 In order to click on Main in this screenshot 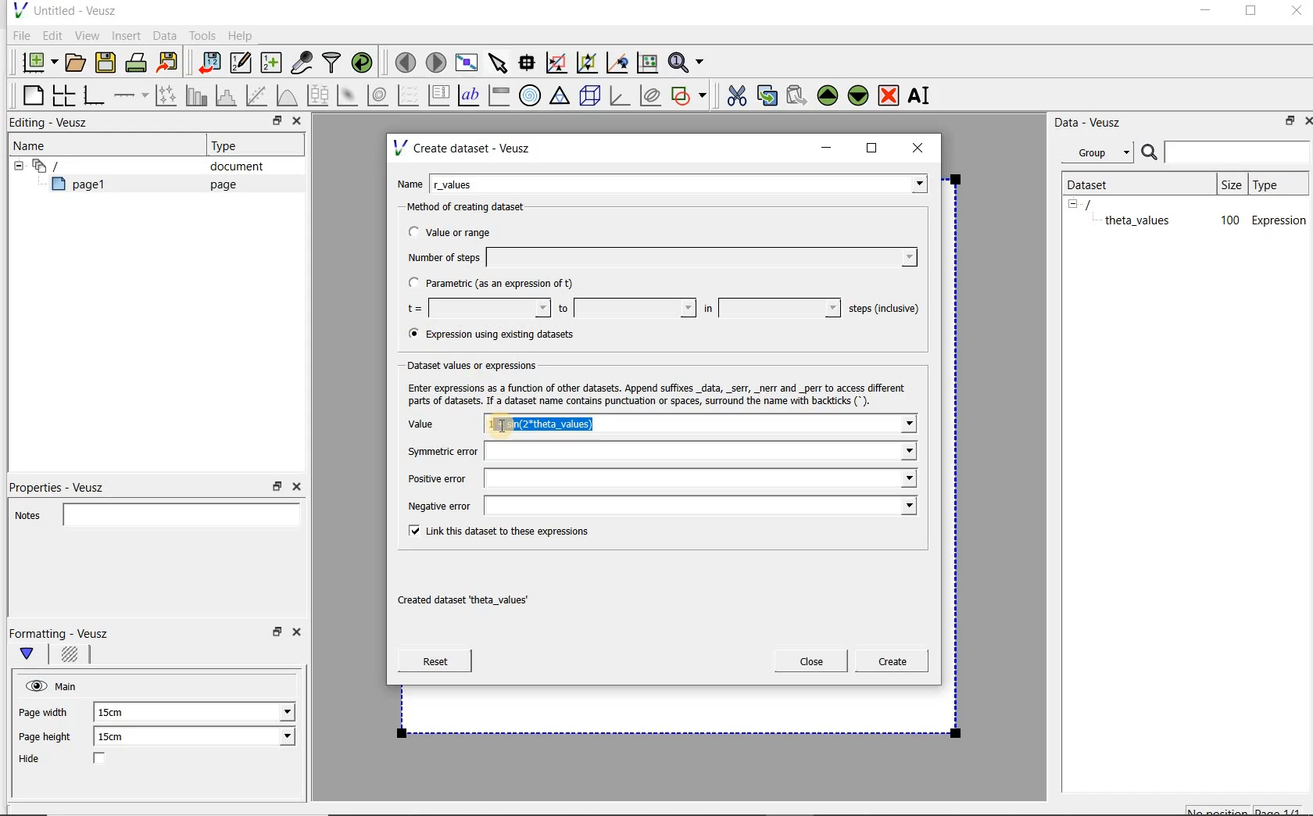, I will do `click(69, 685)`.